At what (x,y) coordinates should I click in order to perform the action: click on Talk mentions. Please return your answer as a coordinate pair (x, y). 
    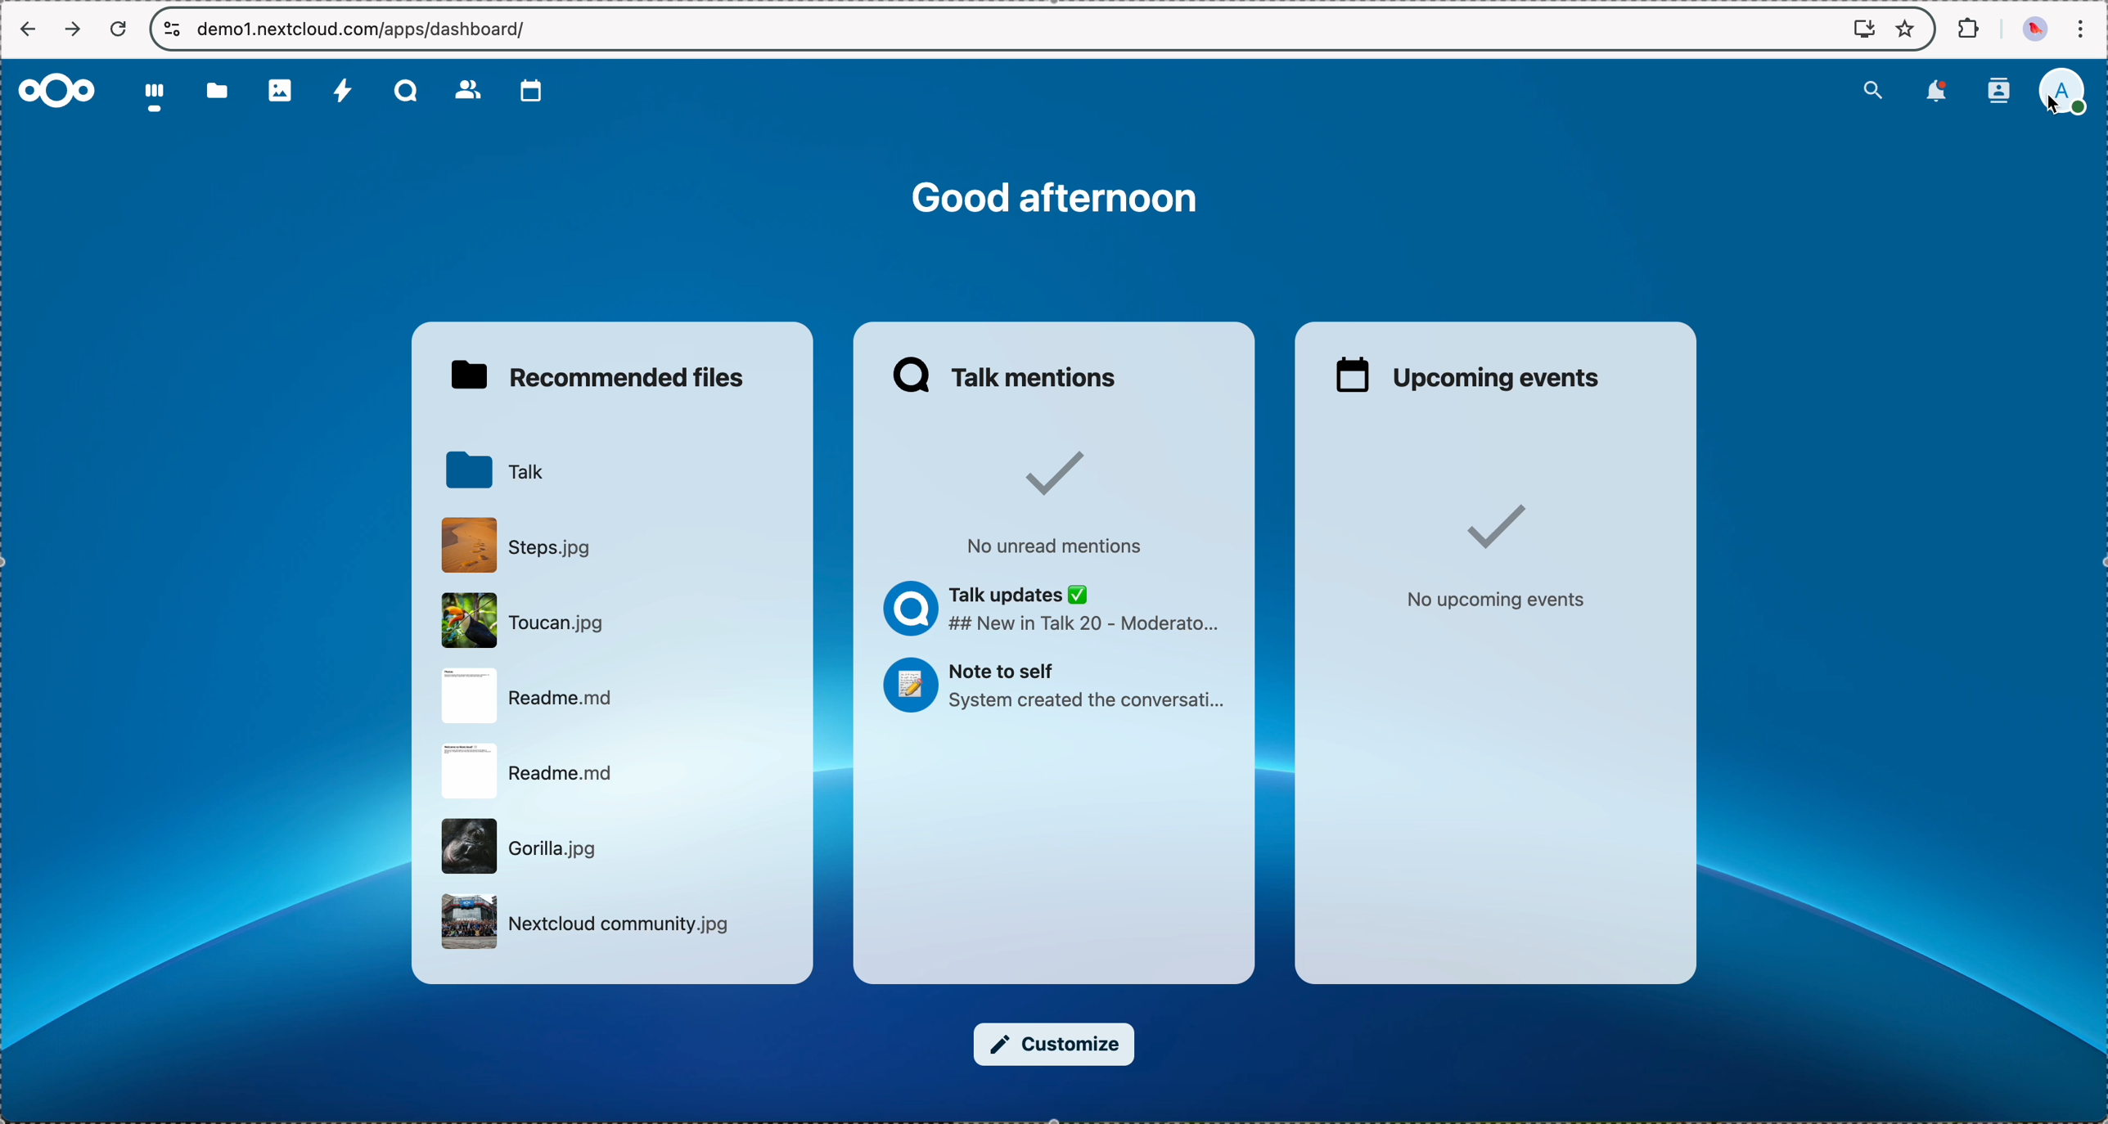
    Looking at the image, I should click on (1009, 375).